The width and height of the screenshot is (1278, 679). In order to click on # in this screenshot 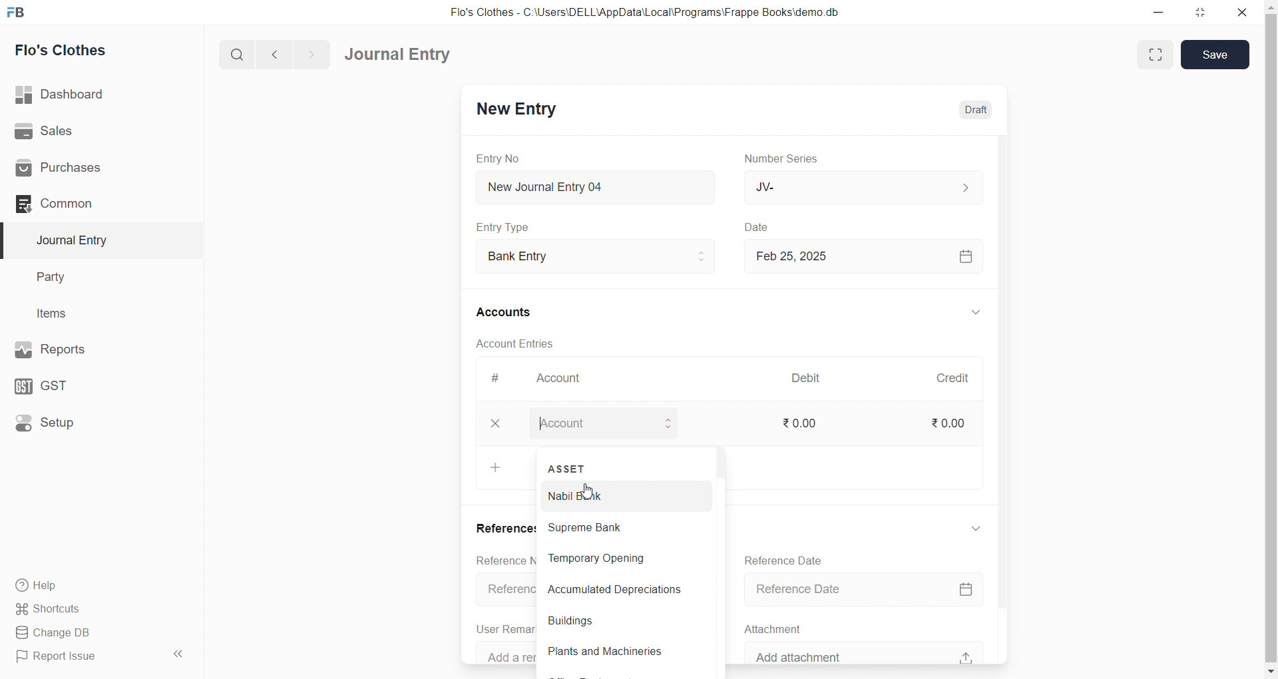, I will do `click(503, 379)`.